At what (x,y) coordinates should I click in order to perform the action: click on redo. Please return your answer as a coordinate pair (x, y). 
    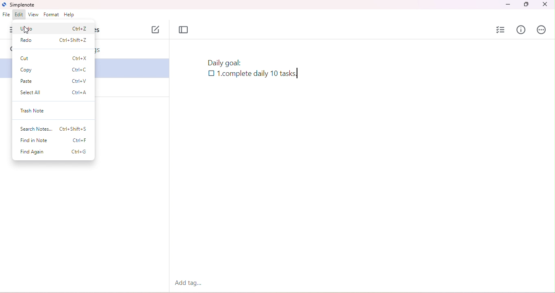
    Looking at the image, I should click on (52, 41).